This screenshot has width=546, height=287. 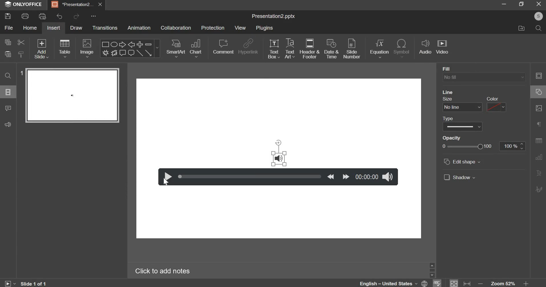 What do you see at coordinates (393, 283) in the screenshot?
I see `language` at bounding box center [393, 283].